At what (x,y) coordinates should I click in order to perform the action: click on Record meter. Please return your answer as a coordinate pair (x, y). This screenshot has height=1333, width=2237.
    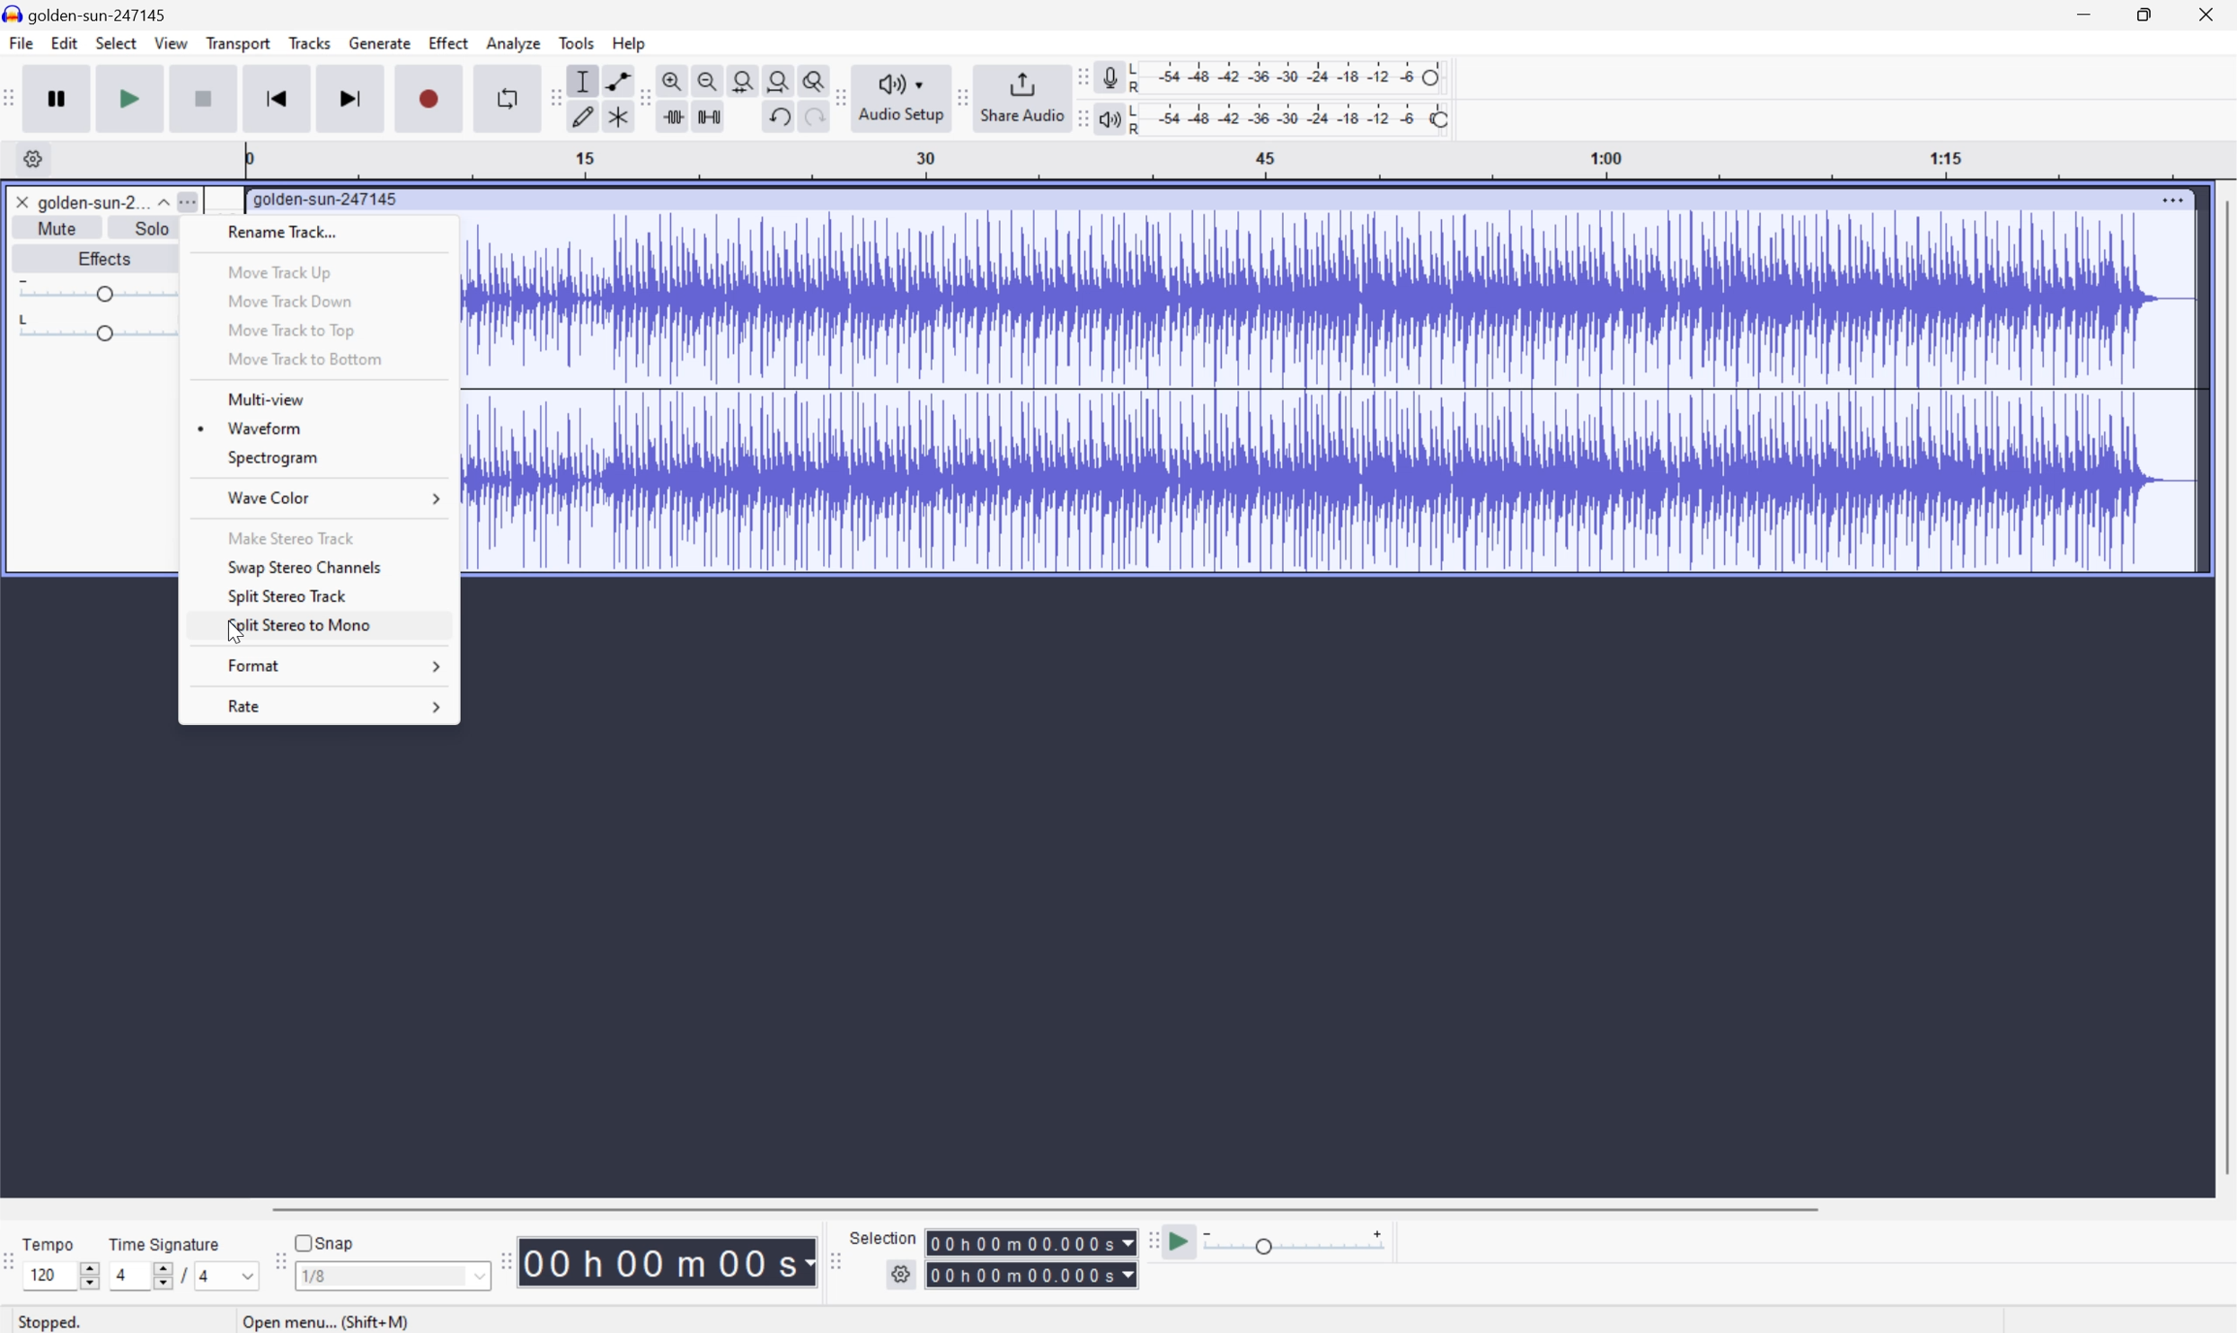
    Looking at the image, I should click on (1106, 74).